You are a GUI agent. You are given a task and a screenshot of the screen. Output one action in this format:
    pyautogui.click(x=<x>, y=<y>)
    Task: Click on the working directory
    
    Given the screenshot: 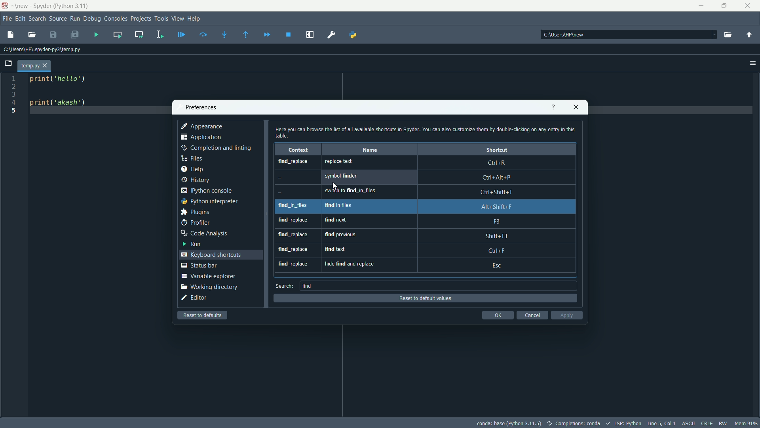 What is the action you would take?
    pyautogui.click(x=209, y=286)
    